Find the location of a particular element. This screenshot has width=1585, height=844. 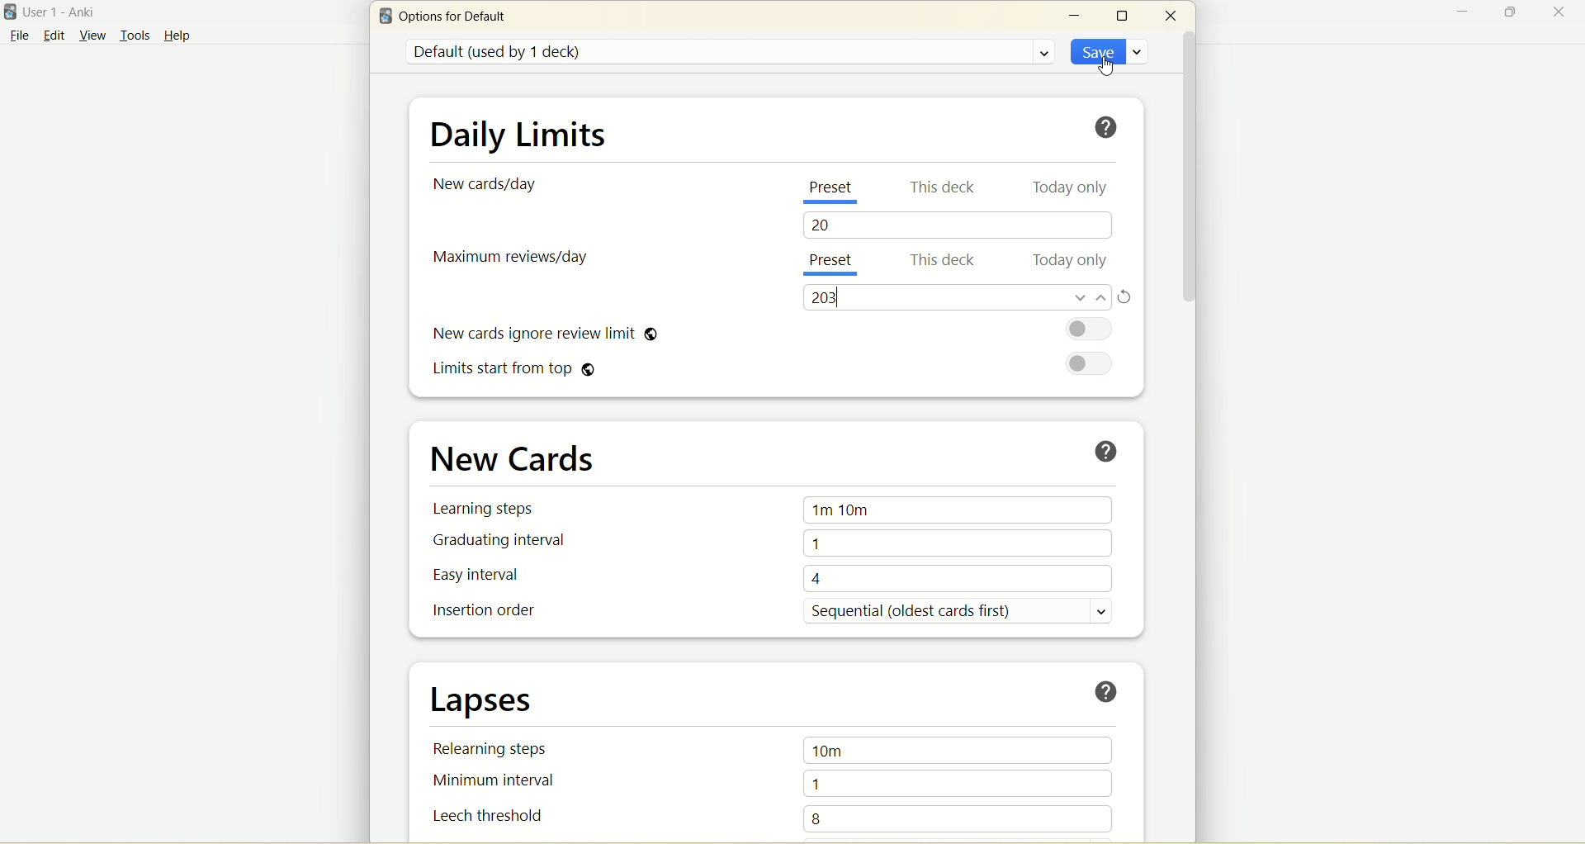

help is located at coordinates (187, 36).